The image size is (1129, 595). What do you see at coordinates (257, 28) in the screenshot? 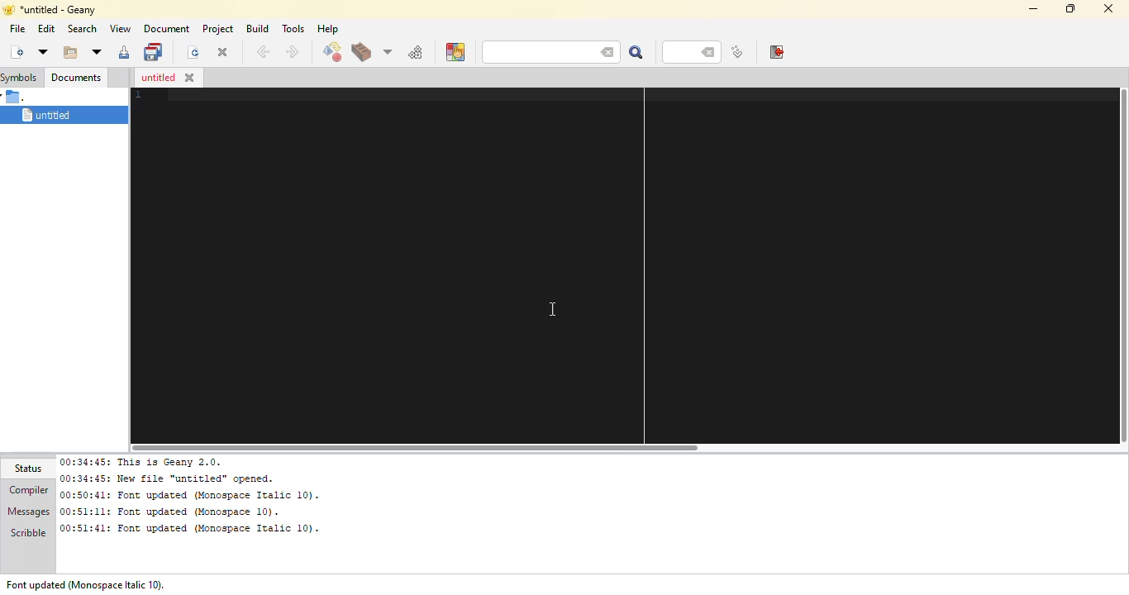
I see `build` at bounding box center [257, 28].